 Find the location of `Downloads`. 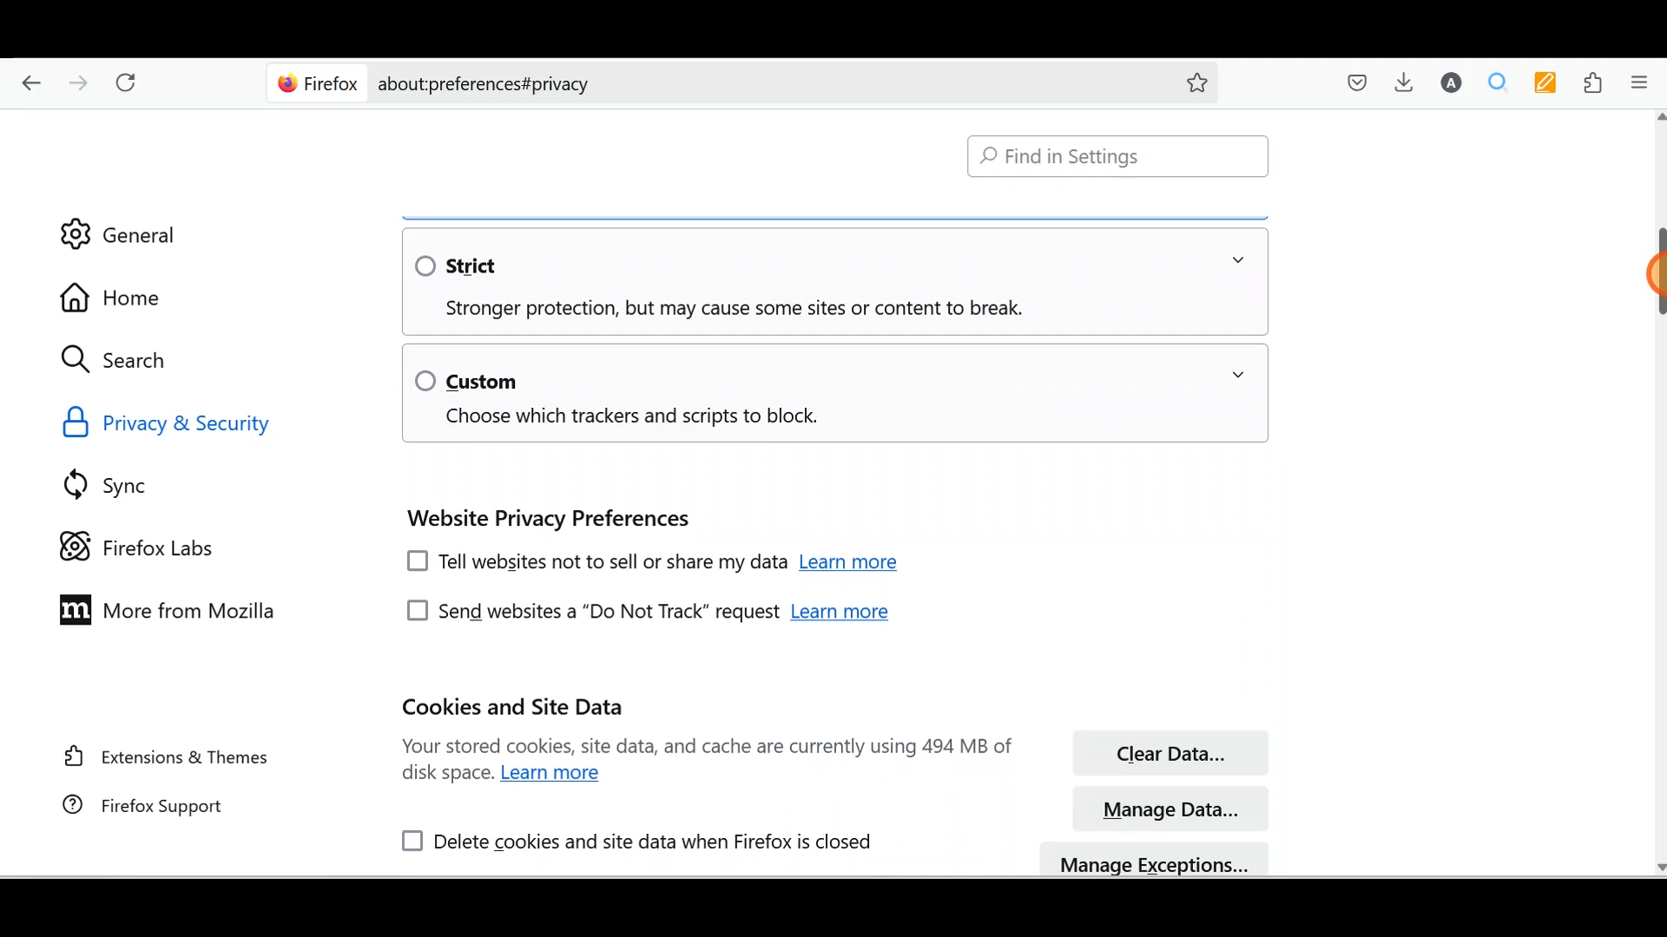

Downloads is located at coordinates (1403, 81).